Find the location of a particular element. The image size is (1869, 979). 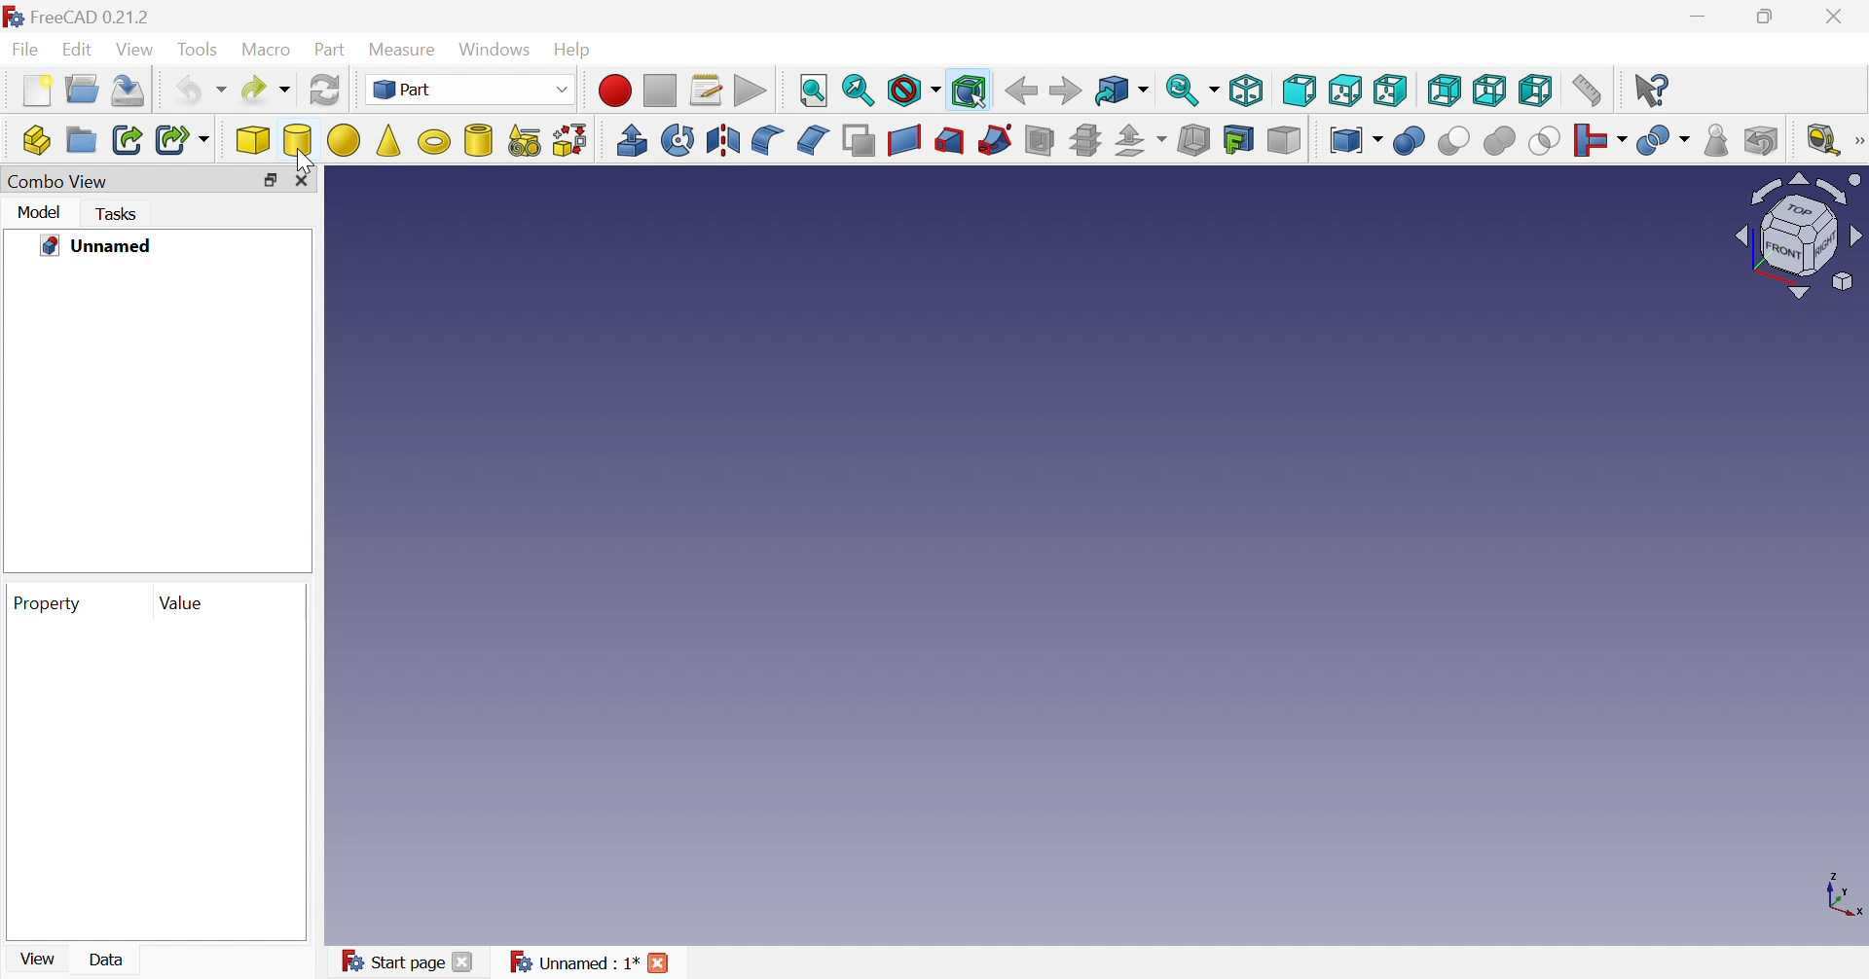

Back is located at coordinates (1020, 91).